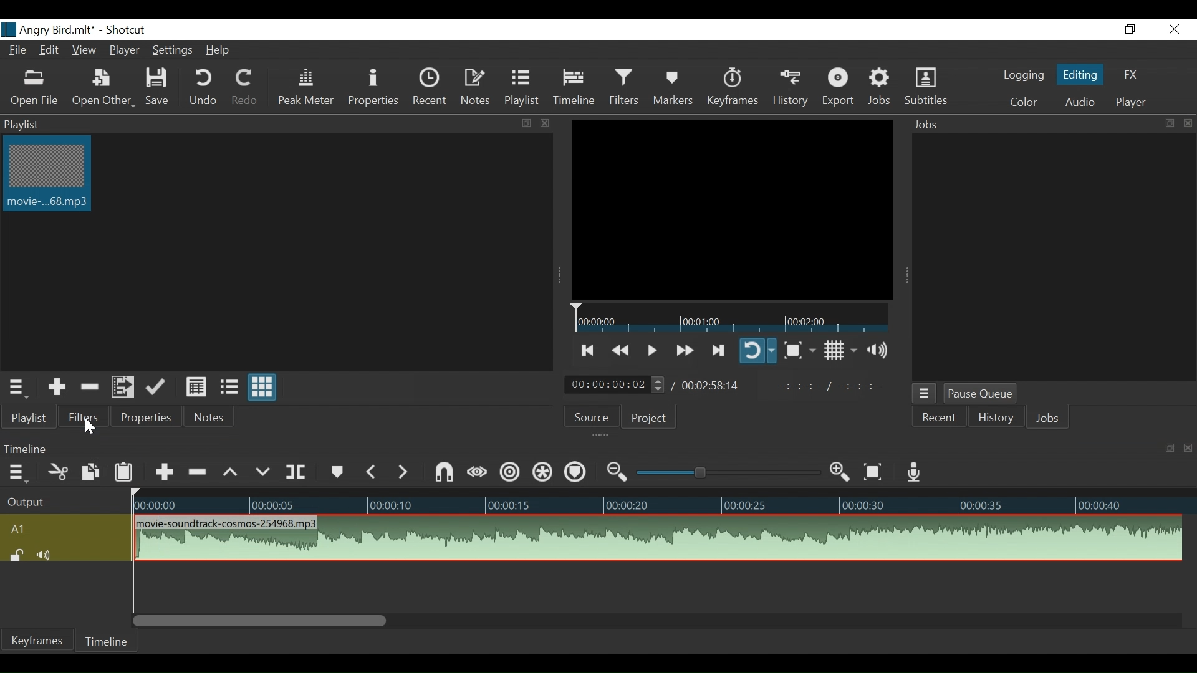  I want to click on Zoom to fit, so click(875, 472).